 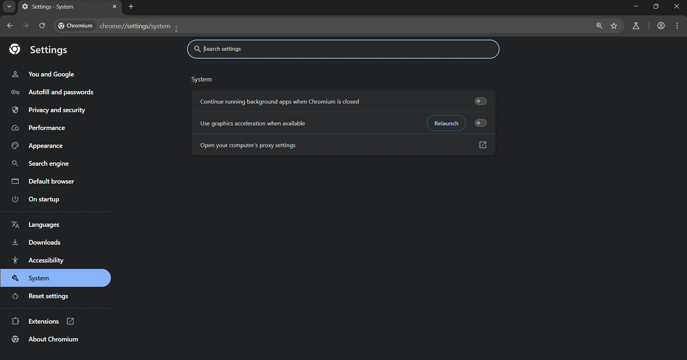 What do you see at coordinates (46, 184) in the screenshot?
I see `default browser` at bounding box center [46, 184].